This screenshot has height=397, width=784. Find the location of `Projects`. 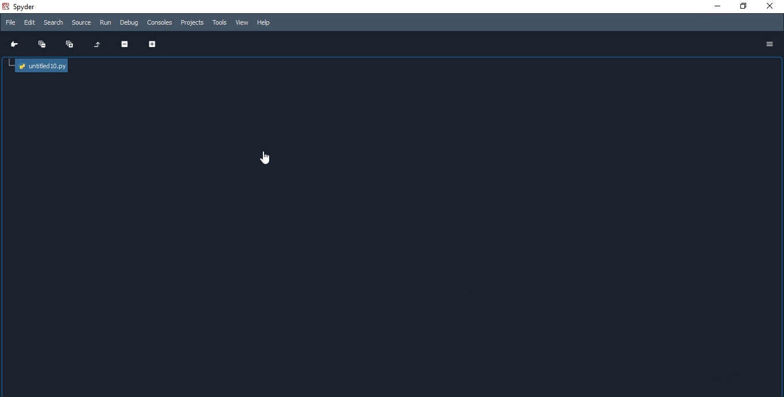

Projects is located at coordinates (192, 23).